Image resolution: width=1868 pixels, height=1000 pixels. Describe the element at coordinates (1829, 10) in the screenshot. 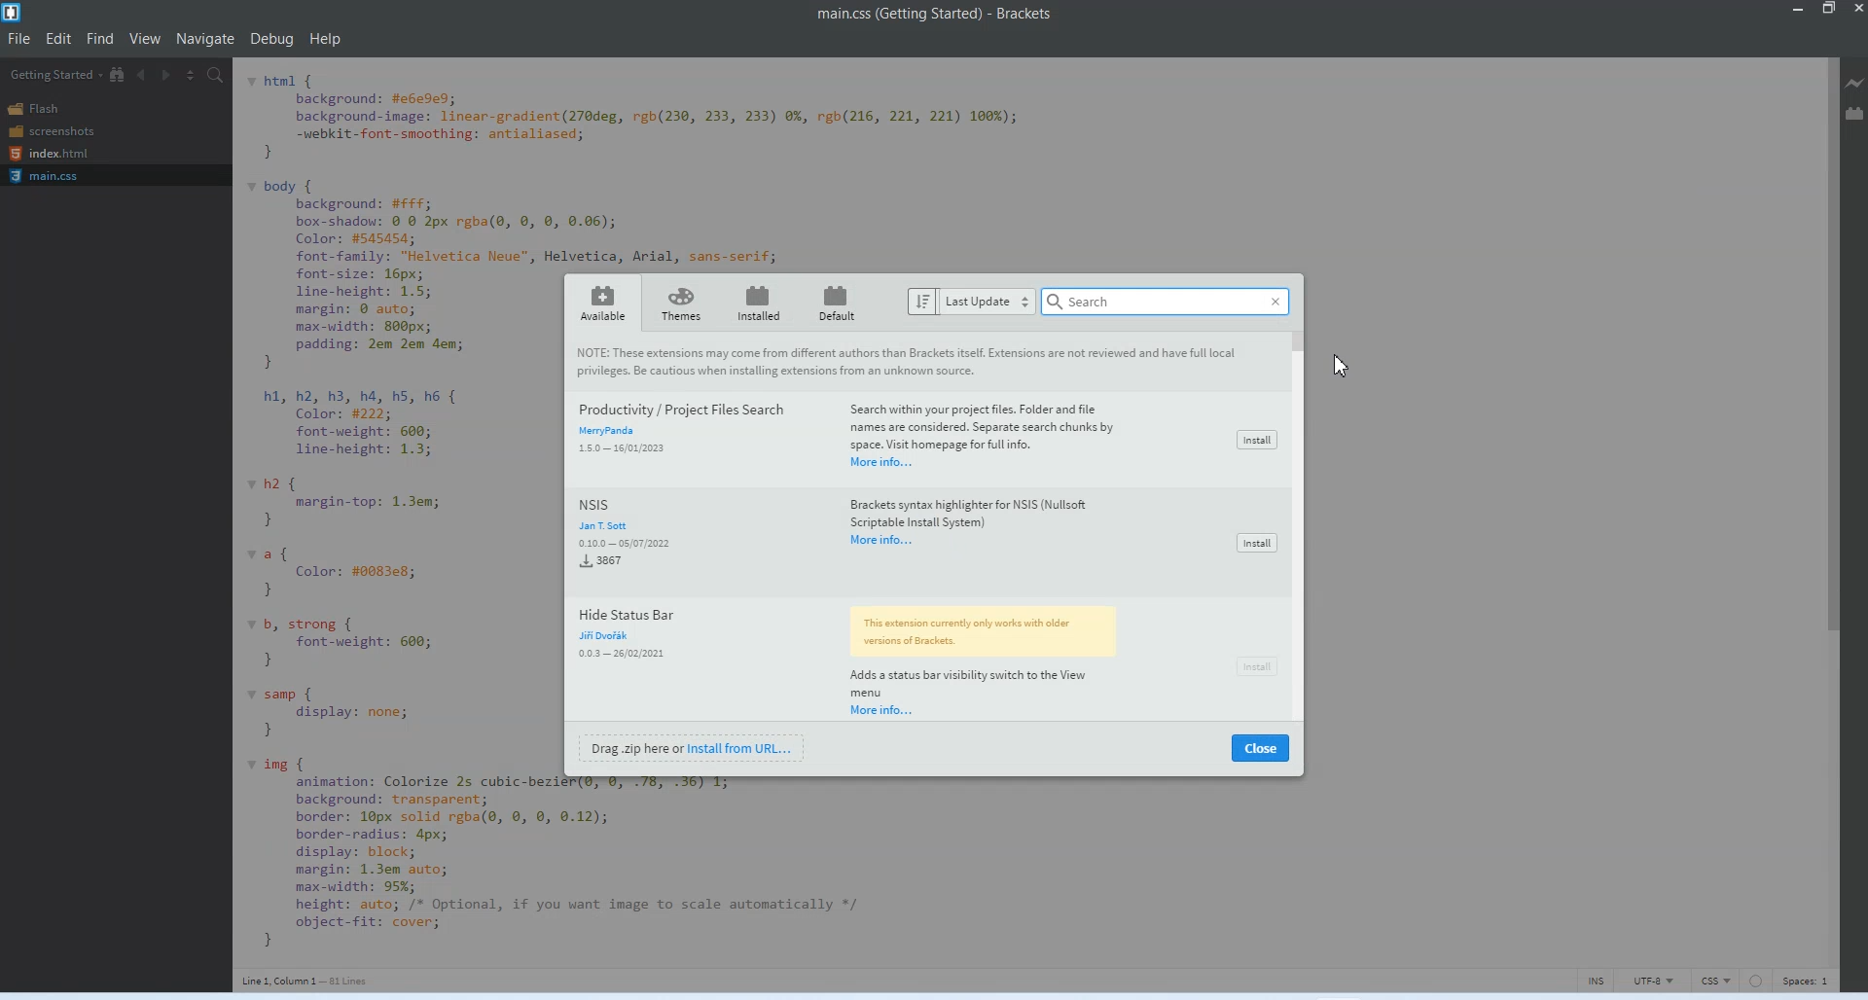

I see `Maximize` at that location.